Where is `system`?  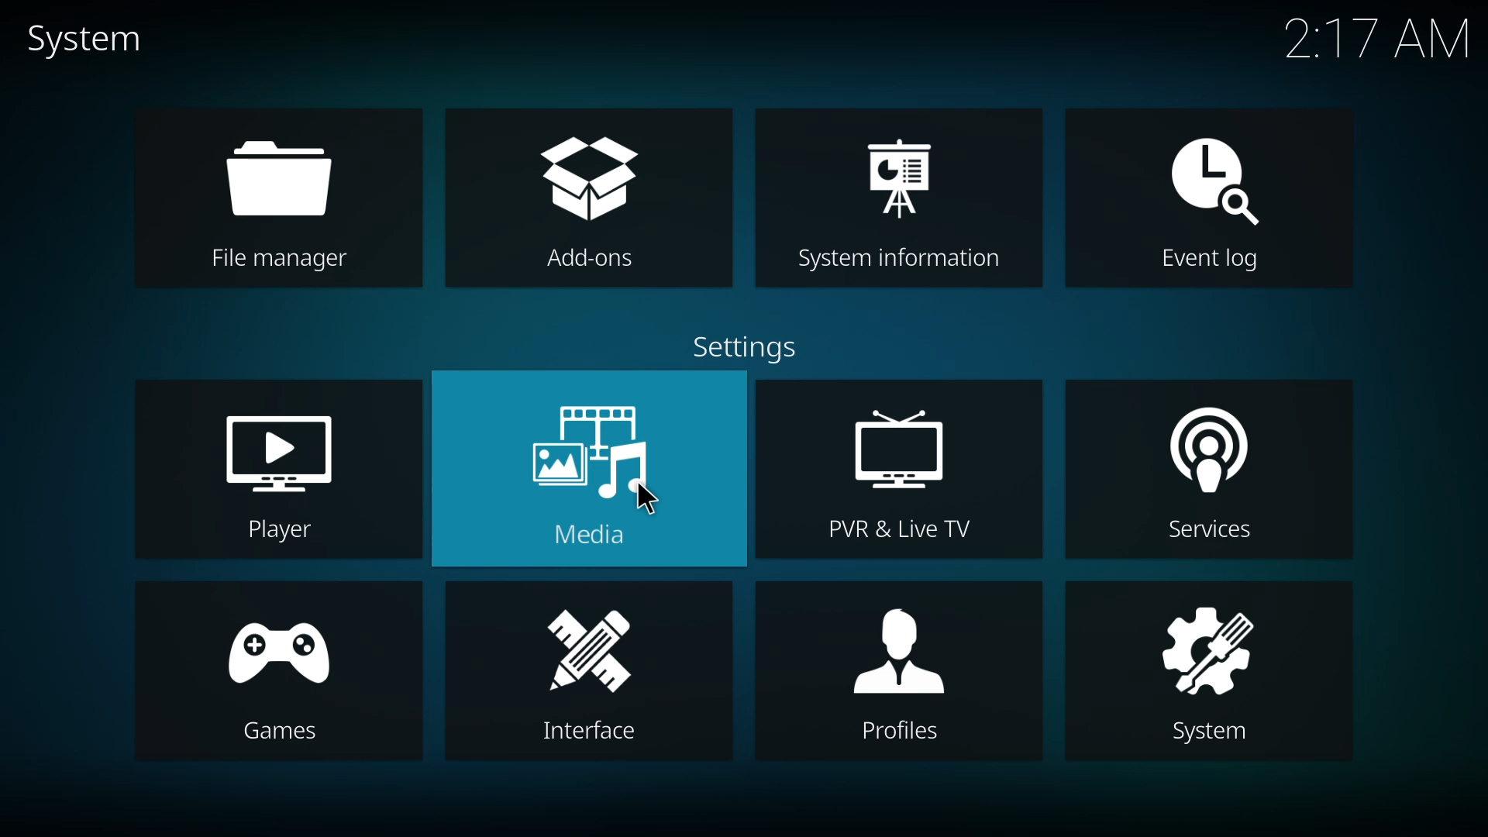 system is located at coordinates (1212, 667).